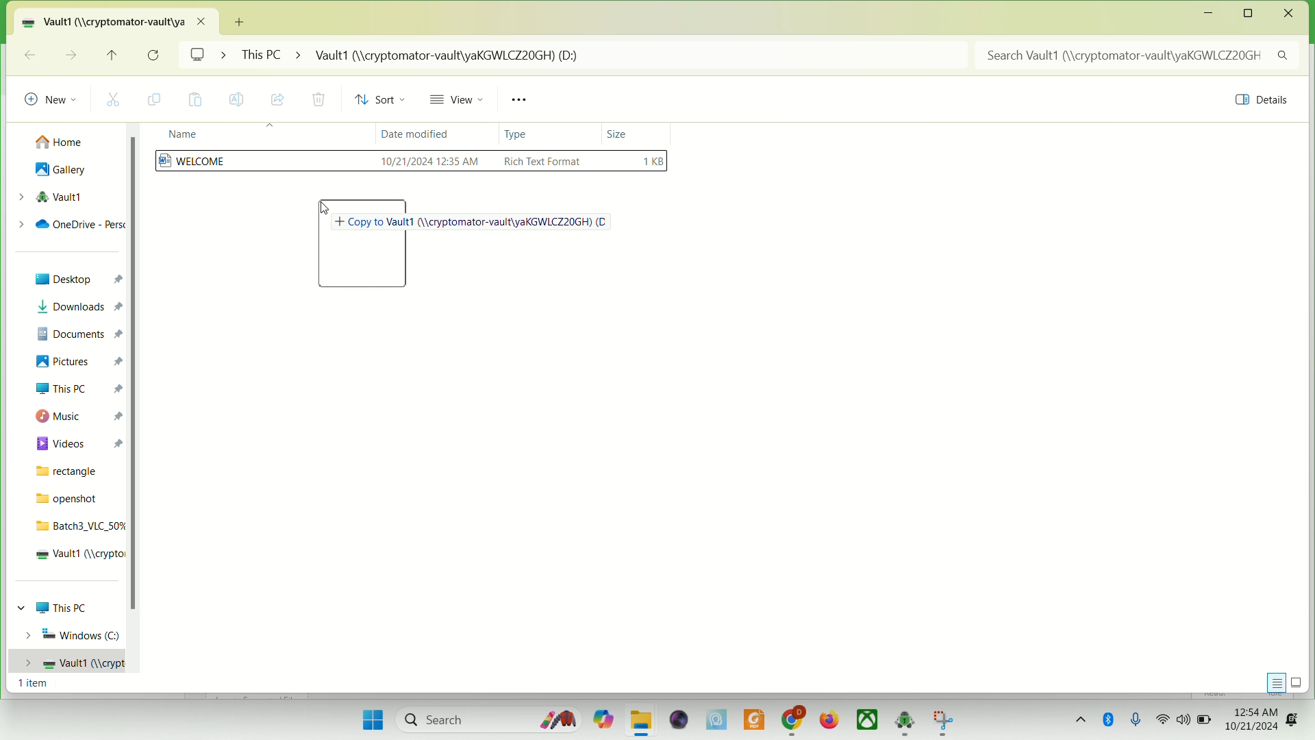 This screenshot has height=740, width=1315. I want to click on cut, so click(118, 99).